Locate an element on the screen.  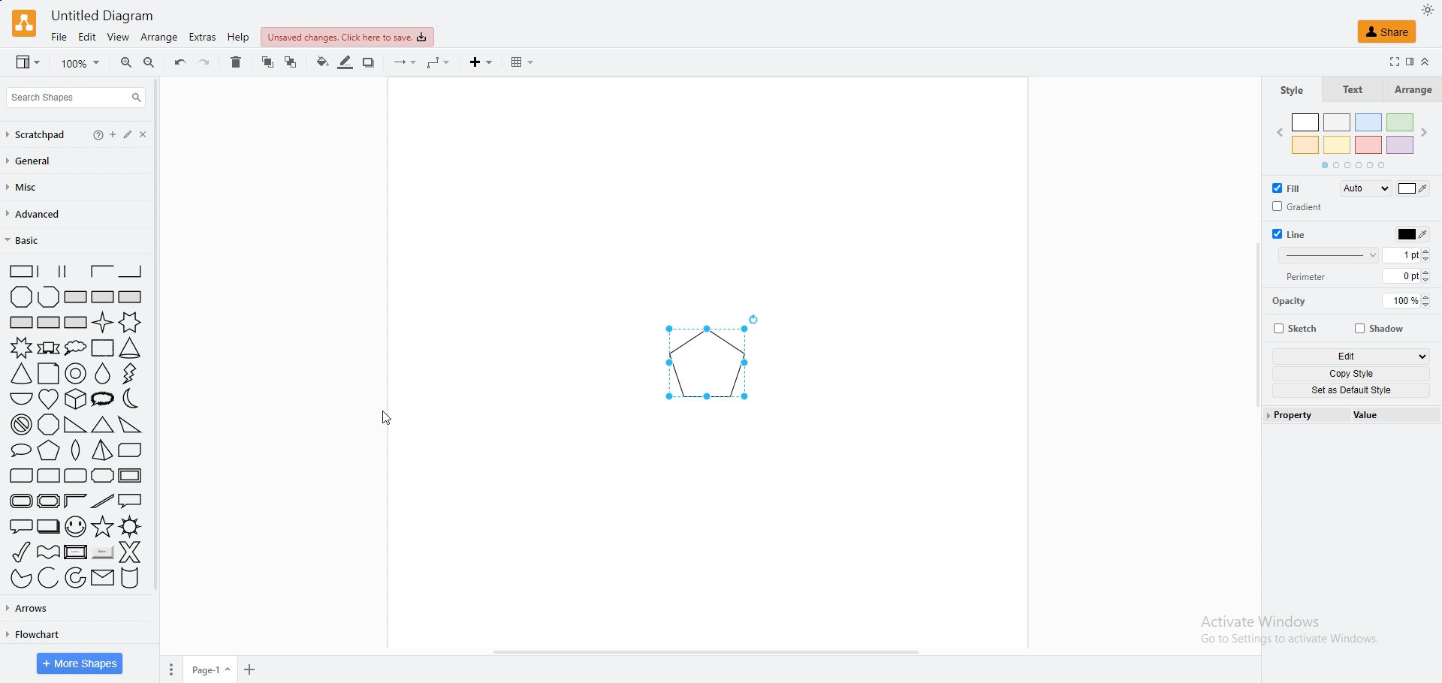
increase opacity is located at coordinates (1430, 295).